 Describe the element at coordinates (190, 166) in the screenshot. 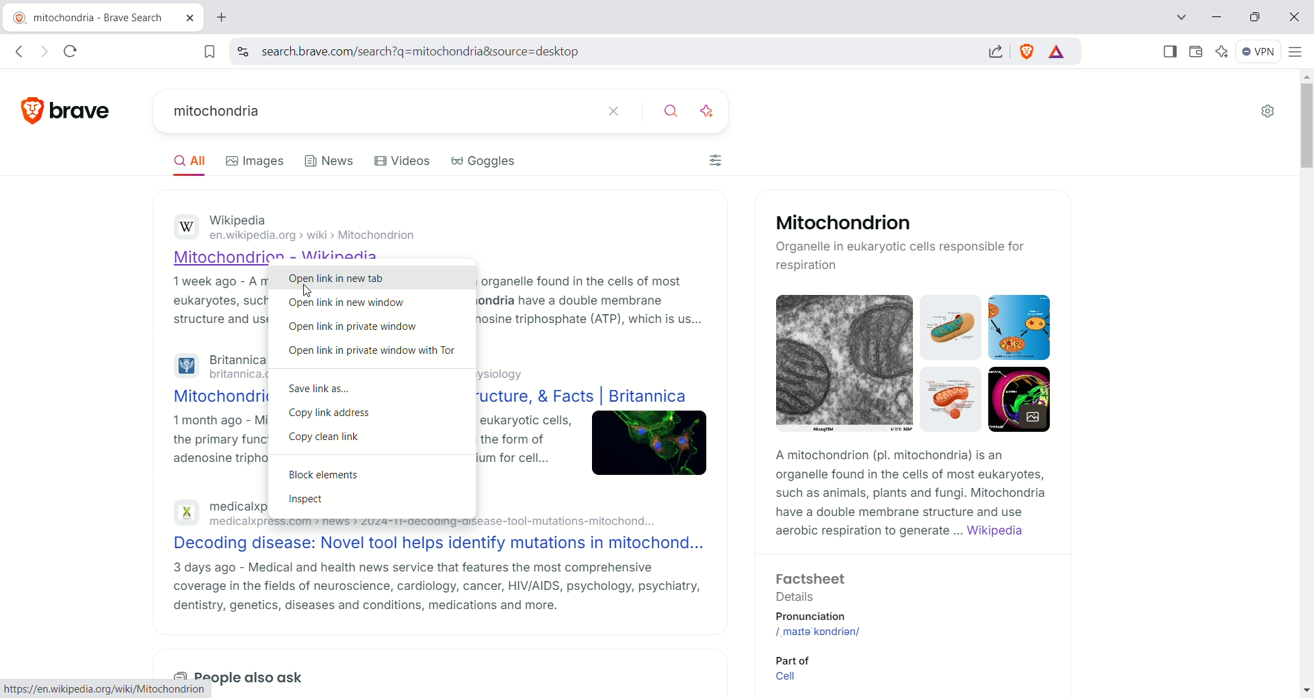

I see `all` at that location.